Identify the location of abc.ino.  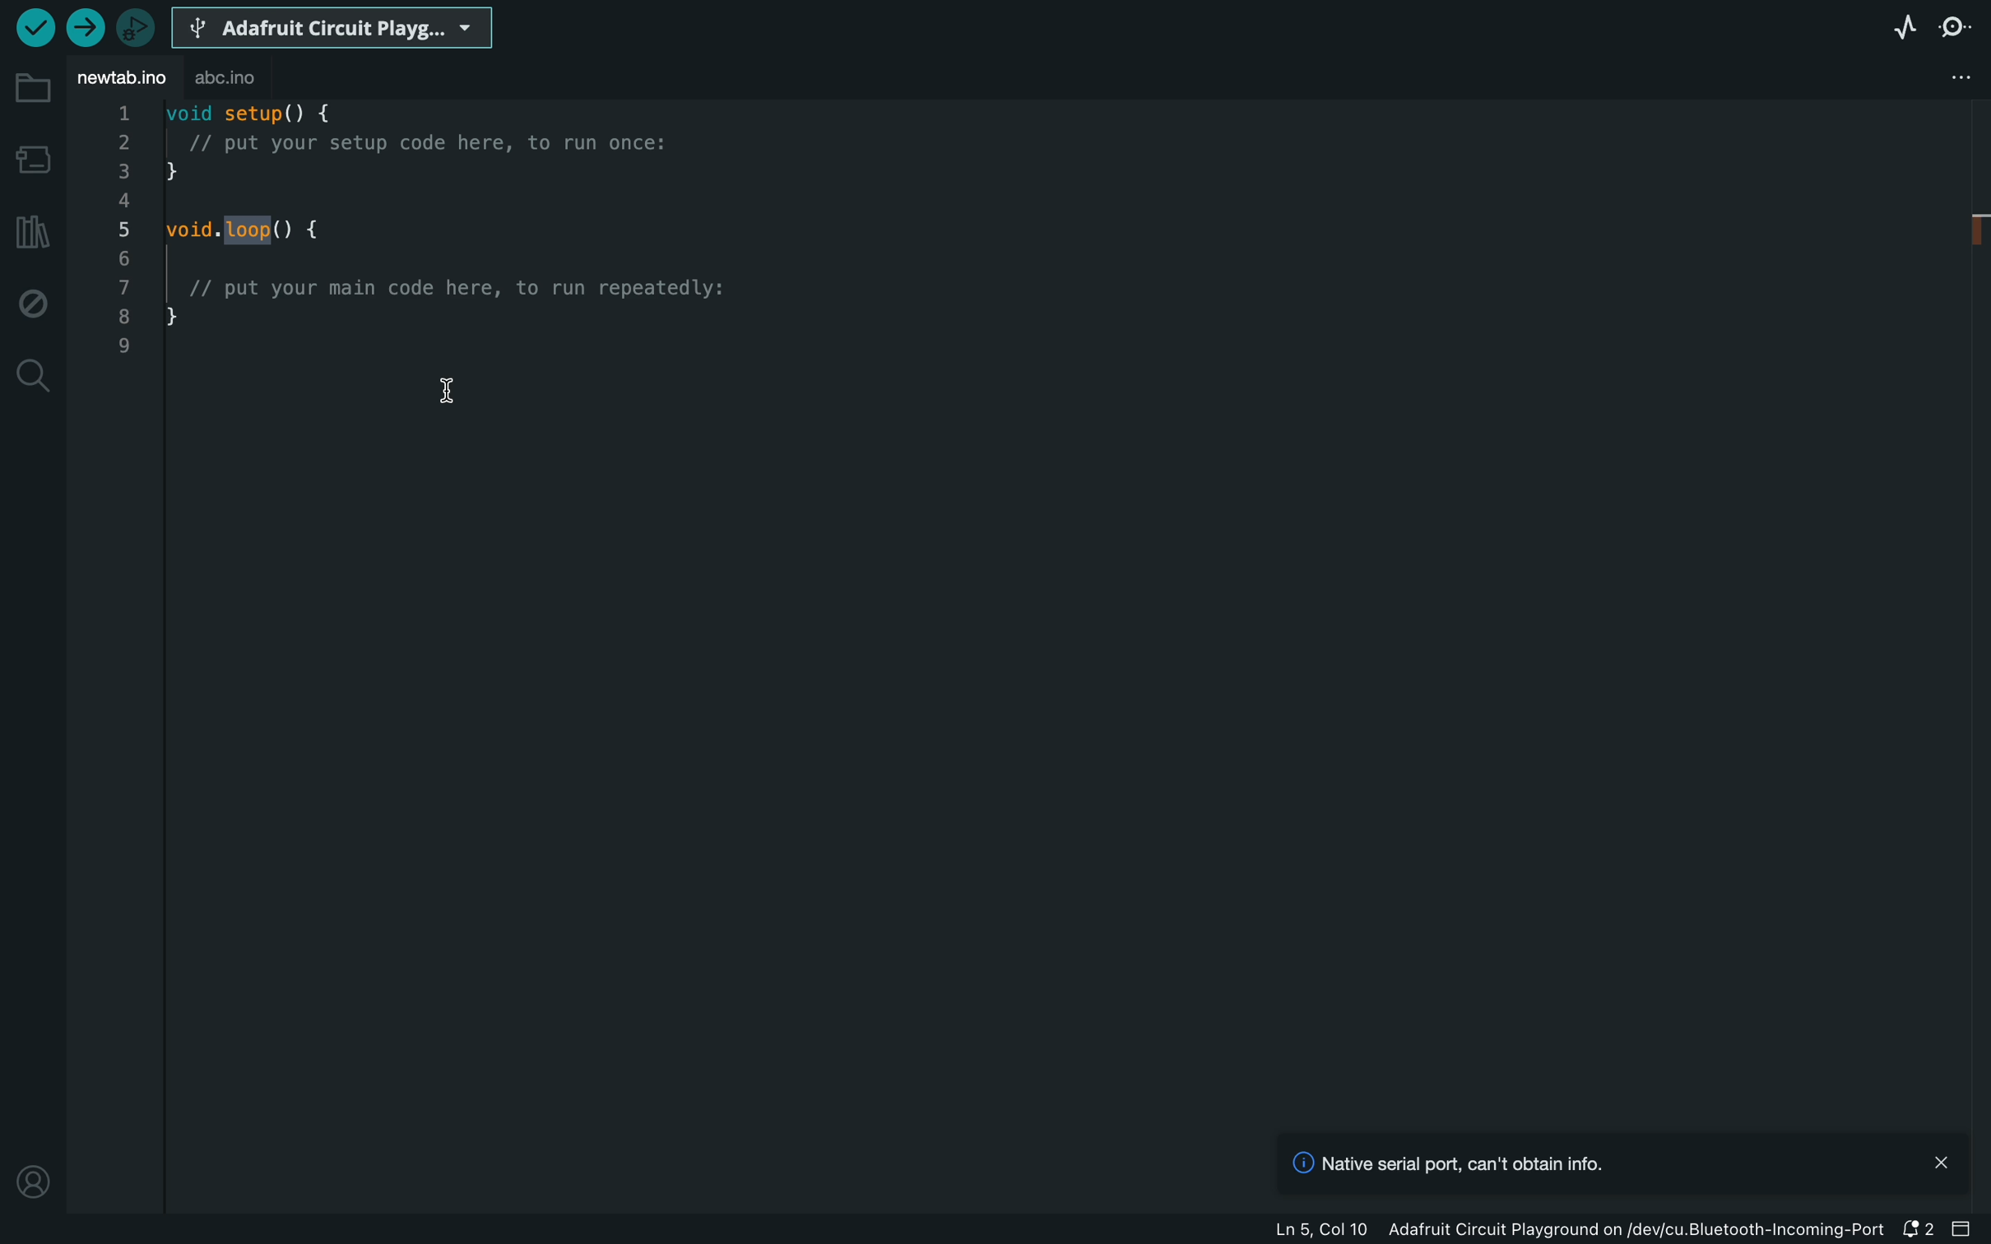
(224, 77).